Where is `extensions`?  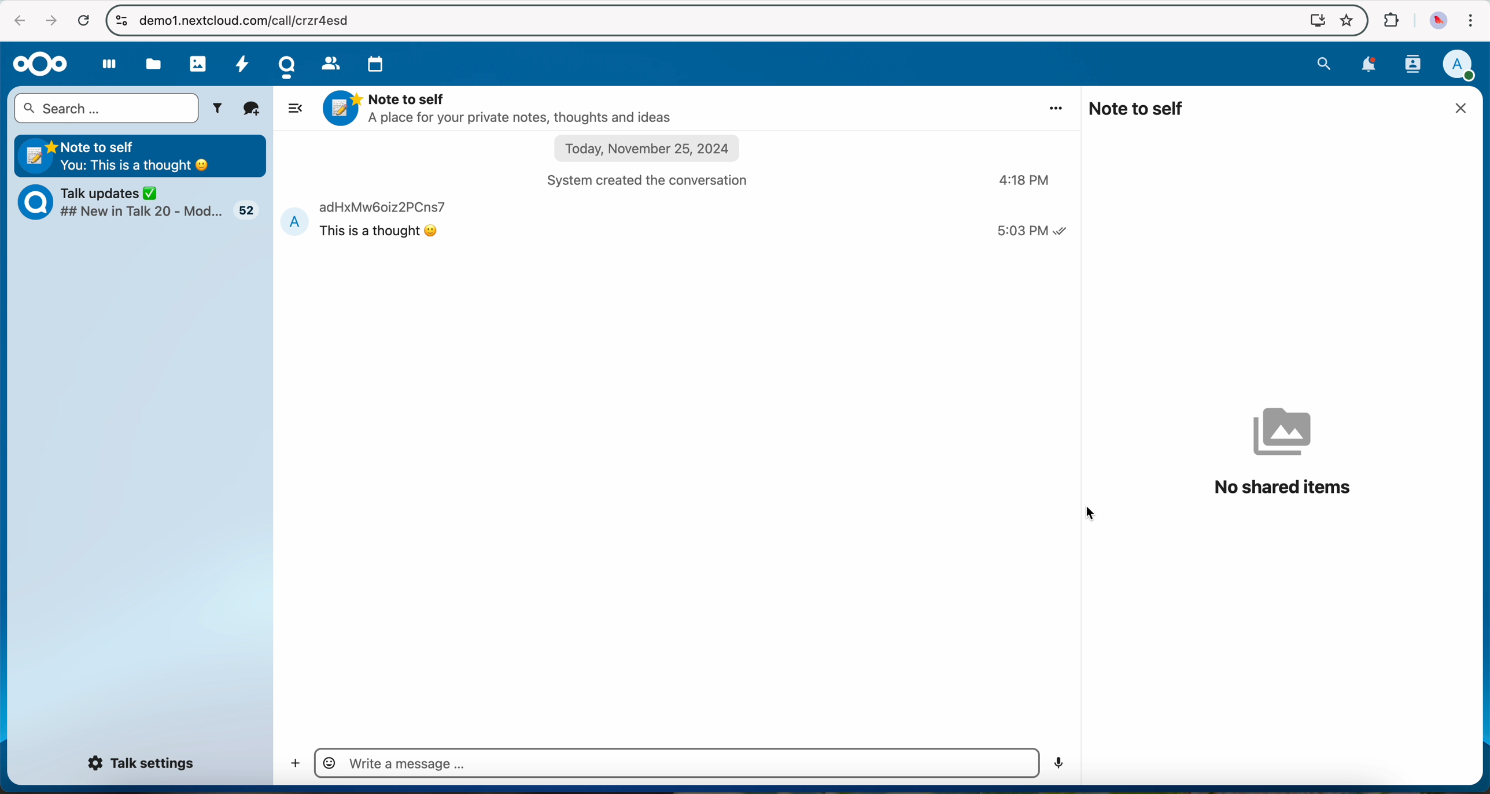
extensions is located at coordinates (1391, 20).